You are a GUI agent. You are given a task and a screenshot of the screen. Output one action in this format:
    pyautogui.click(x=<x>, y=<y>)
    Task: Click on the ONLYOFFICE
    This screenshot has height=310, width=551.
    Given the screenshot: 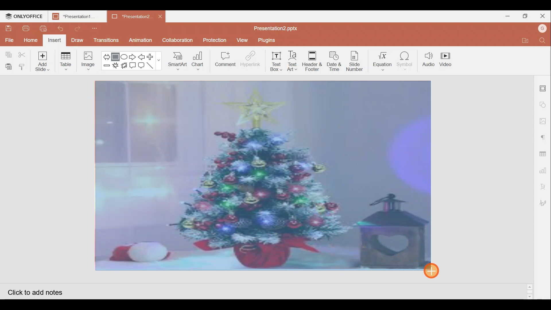 What is the action you would take?
    pyautogui.click(x=24, y=15)
    